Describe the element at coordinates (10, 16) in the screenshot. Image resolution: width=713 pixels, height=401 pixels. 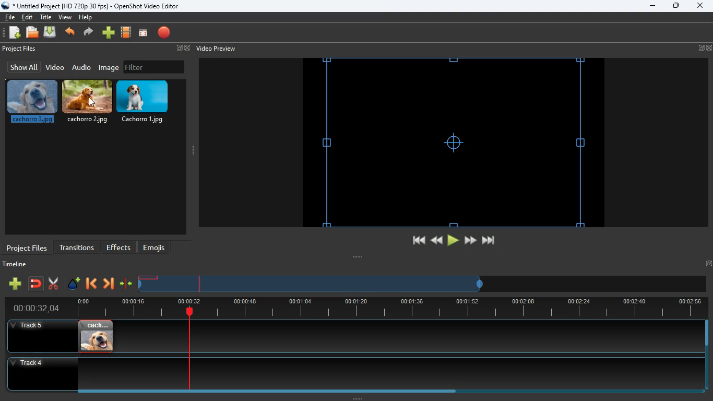
I see `file` at that location.